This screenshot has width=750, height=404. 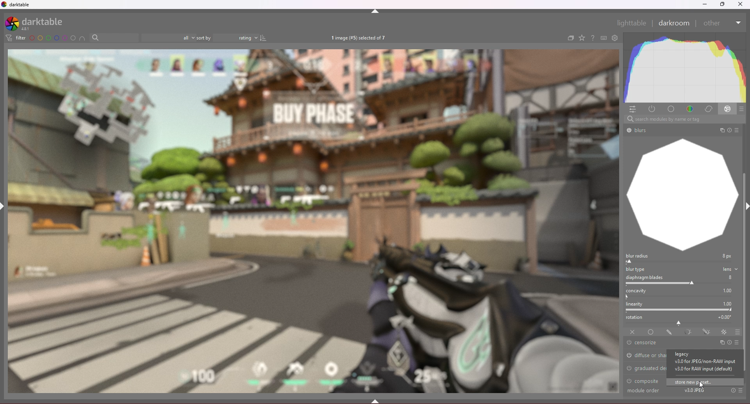 What do you see at coordinates (670, 332) in the screenshot?
I see `drawn mask` at bounding box center [670, 332].